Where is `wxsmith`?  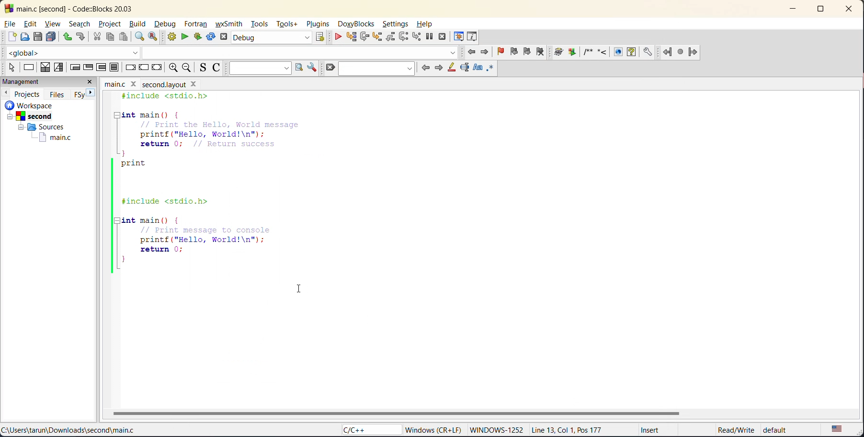 wxsmith is located at coordinates (231, 23).